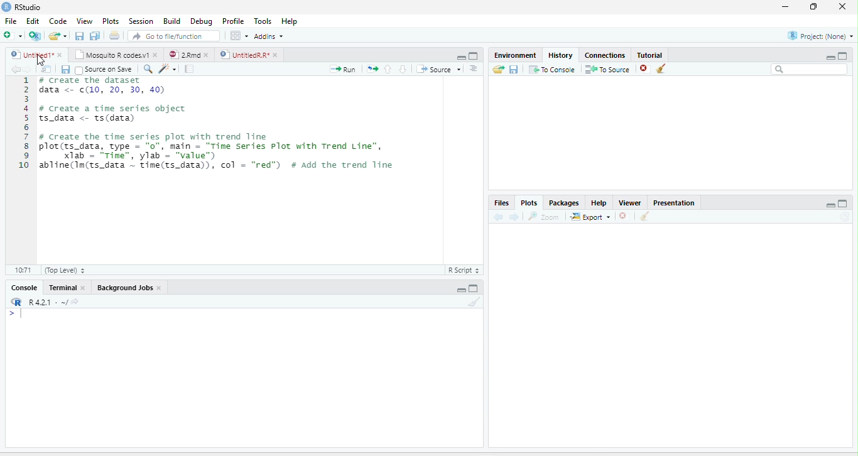 The width and height of the screenshot is (858, 456). I want to click on Untitled1*, so click(31, 55).